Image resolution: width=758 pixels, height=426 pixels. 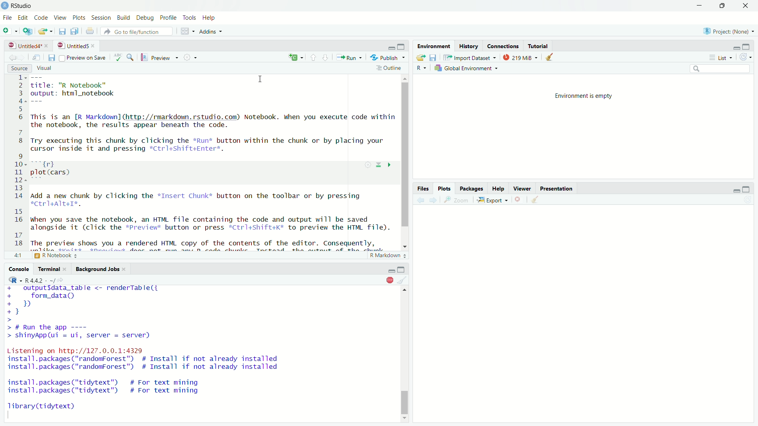 What do you see at coordinates (118, 57) in the screenshot?
I see `spelling` at bounding box center [118, 57].